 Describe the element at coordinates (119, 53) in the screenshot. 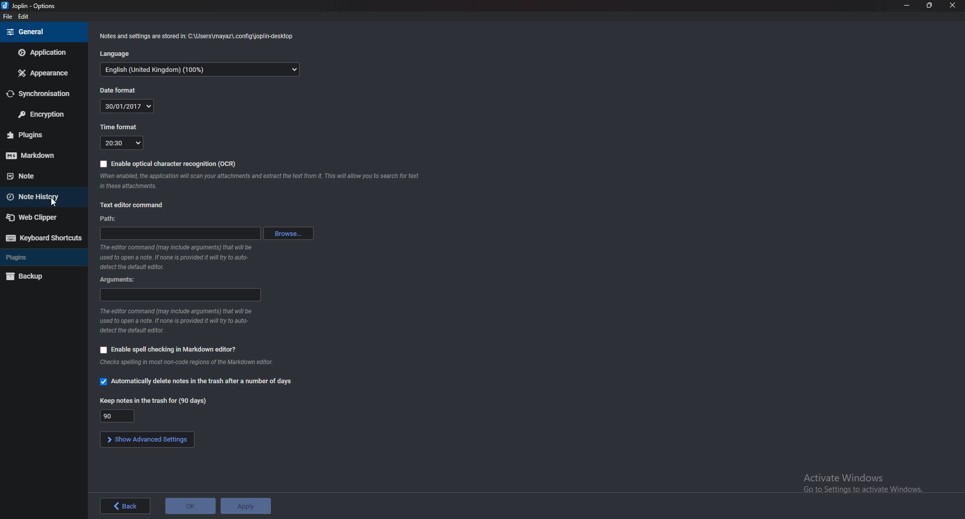

I see `Language` at that location.